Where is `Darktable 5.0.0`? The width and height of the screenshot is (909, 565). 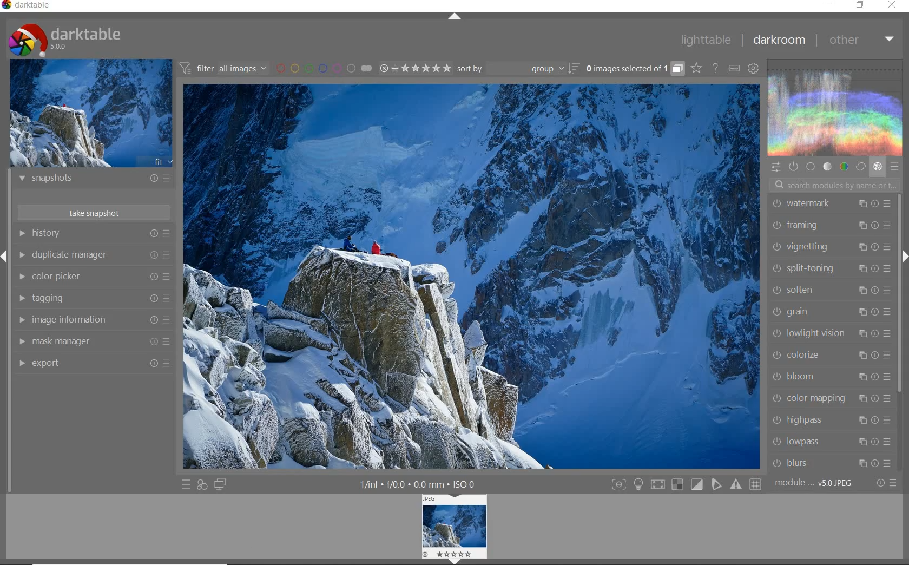
Darktable 5.0.0 is located at coordinates (65, 40).